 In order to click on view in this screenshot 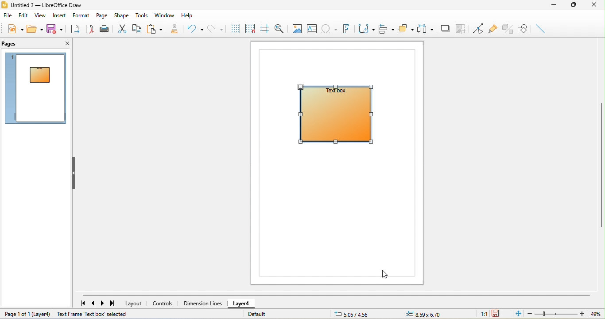, I will do `click(41, 15)`.